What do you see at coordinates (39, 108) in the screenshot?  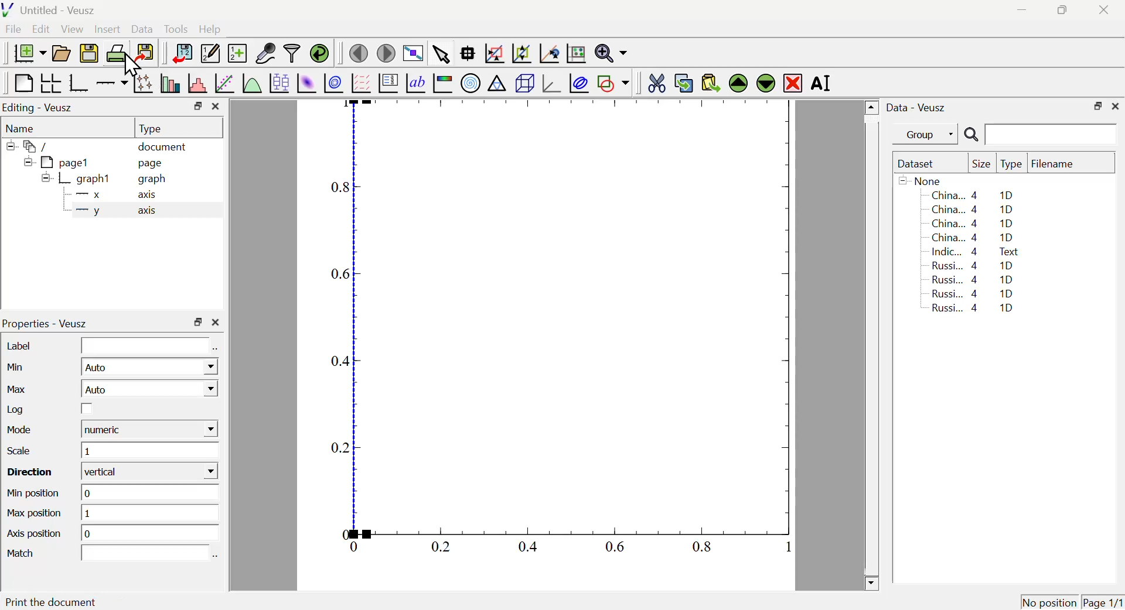 I see `Editing - Veusz` at bounding box center [39, 108].